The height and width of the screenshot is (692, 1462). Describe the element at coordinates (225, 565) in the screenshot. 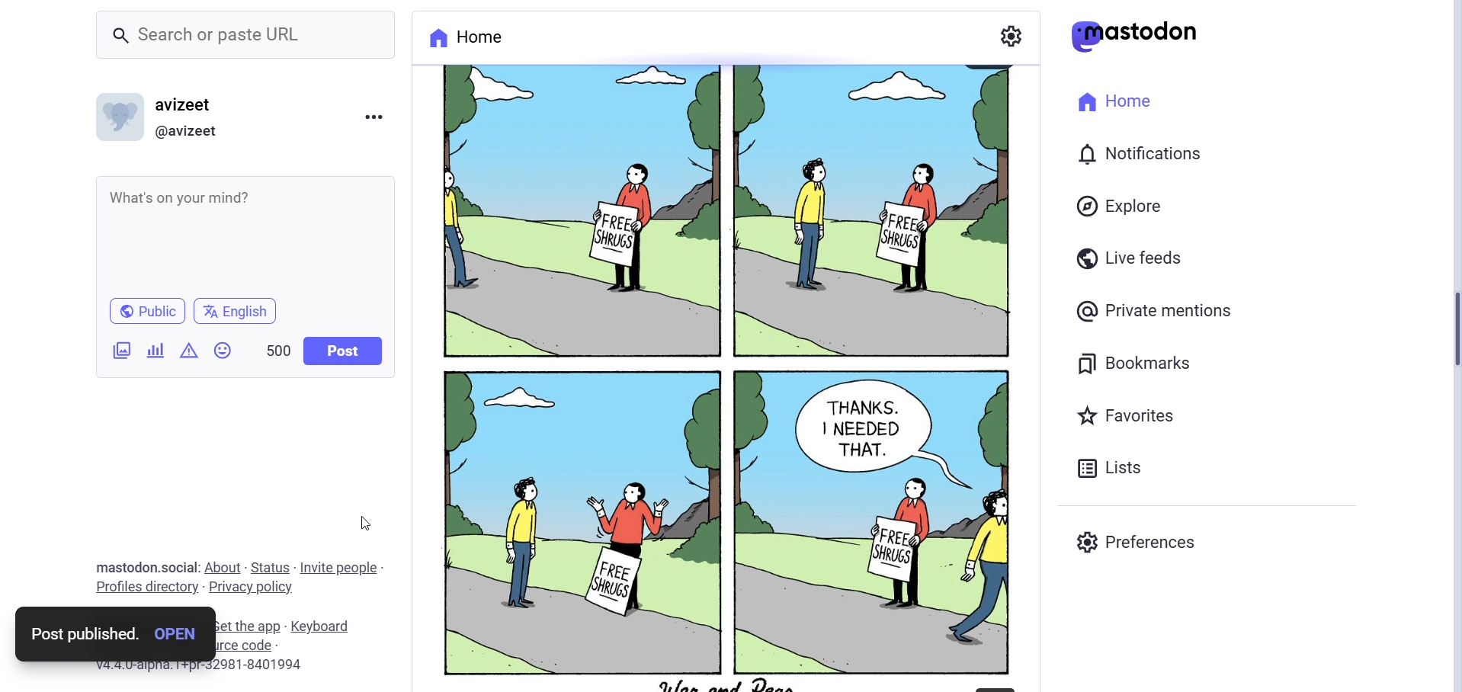

I see `About` at that location.